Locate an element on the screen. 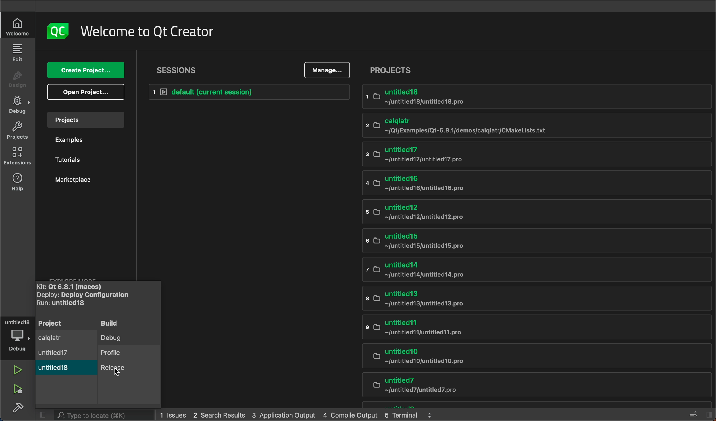 Image resolution: width=716 pixels, height=421 pixels. profile is located at coordinates (122, 353).